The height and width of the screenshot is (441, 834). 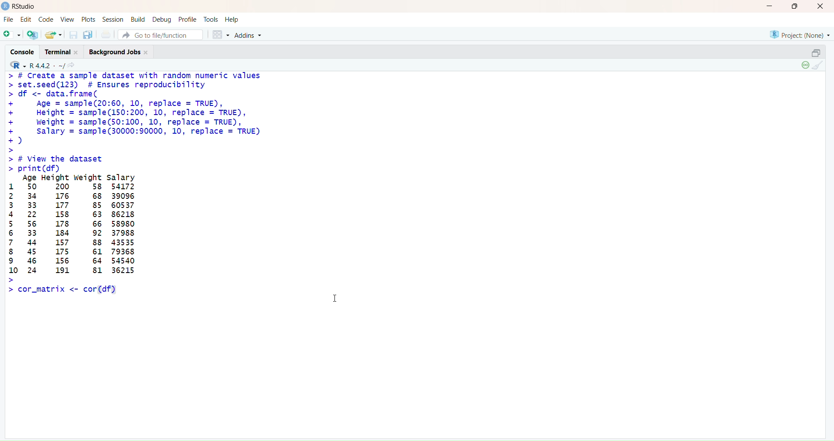 I want to click on FIle, so click(x=9, y=20).